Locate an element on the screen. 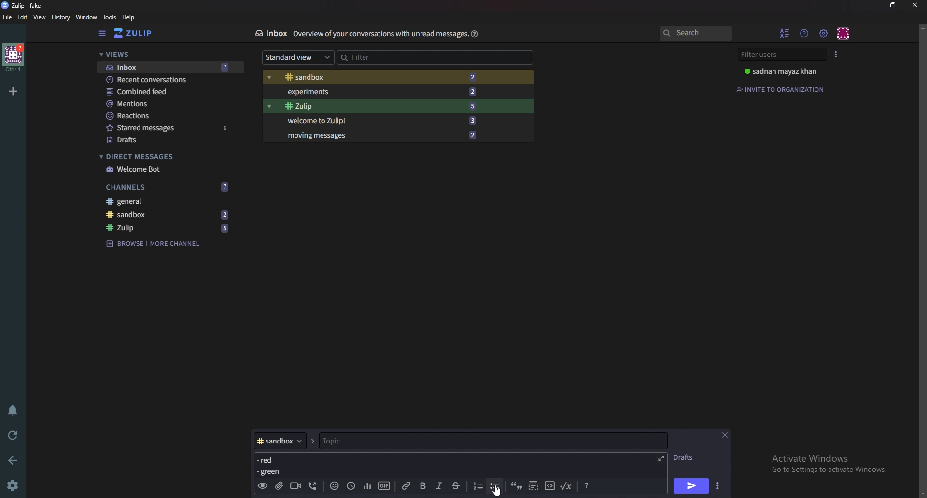 This screenshot has height=498, width=927. Close message is located at coordinates (724, 435).